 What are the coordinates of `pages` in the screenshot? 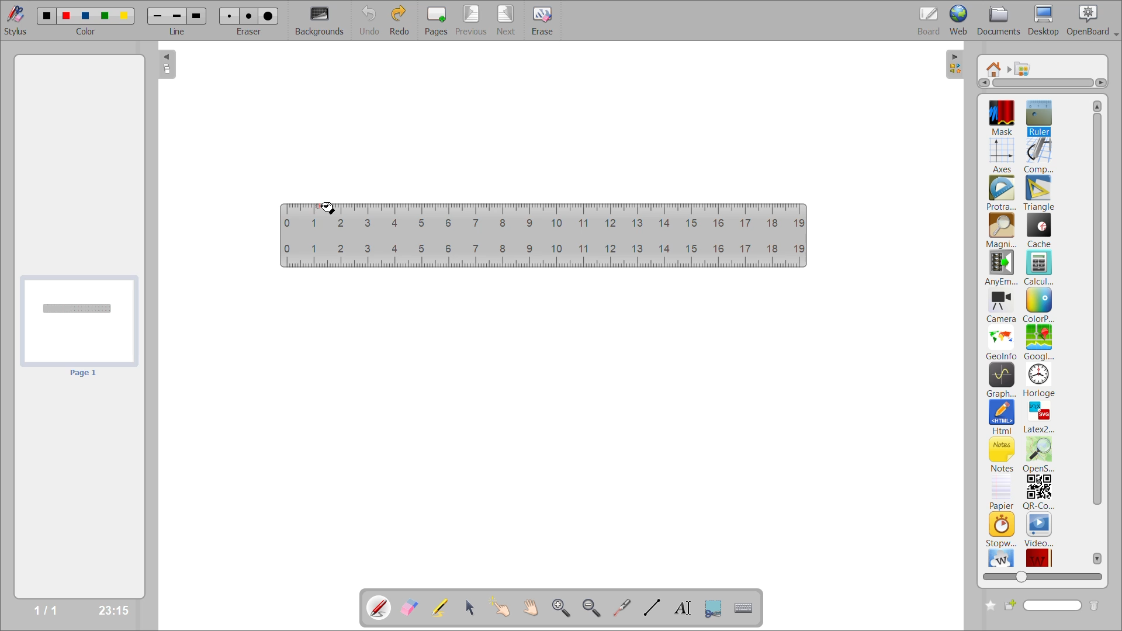 It's located at (439, 19).